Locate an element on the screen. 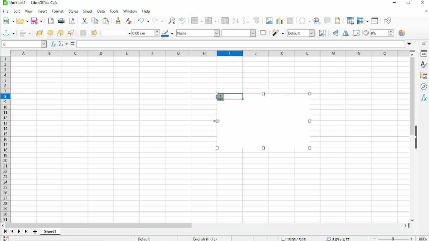 Image resolution: width=429 pixels, height=241 pixels. cell selected is located at coordinates (229, 97).